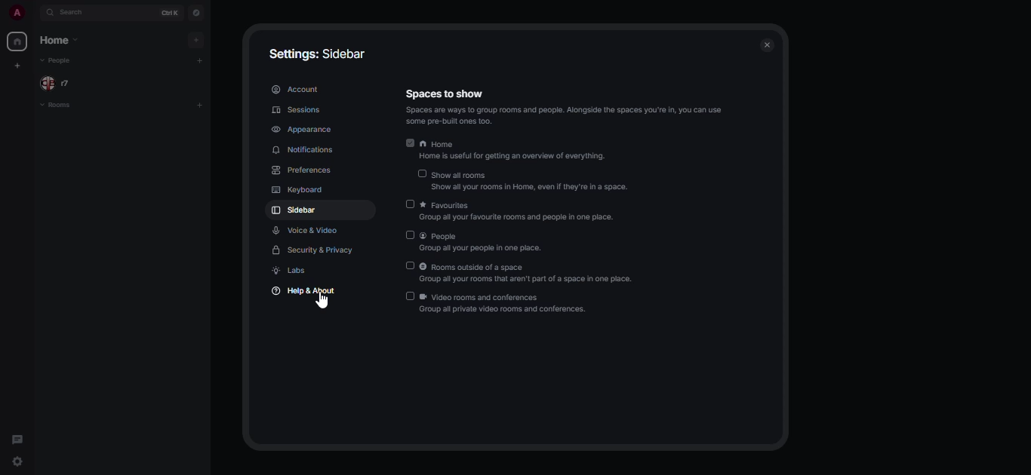 This screenshot has width=1031, height=475. I want to click on security & privacy, so click(316, 250).